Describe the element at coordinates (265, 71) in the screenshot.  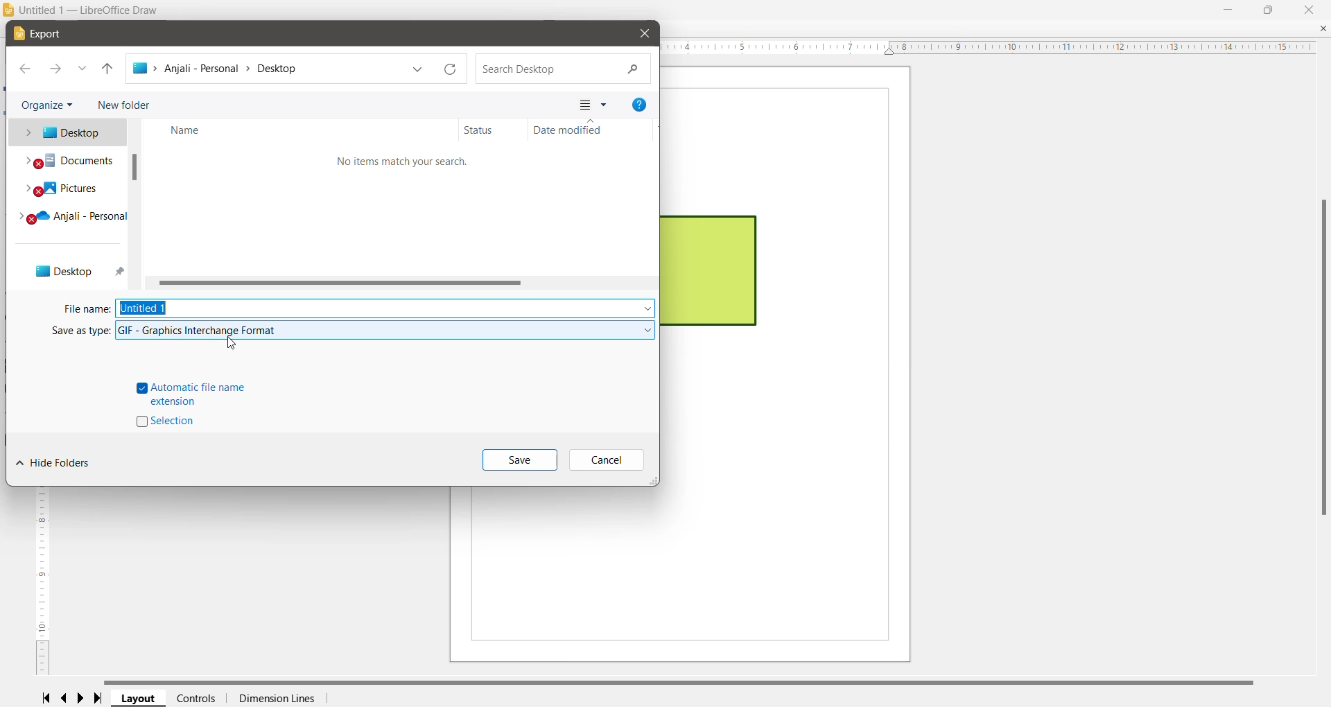
I see `Current Location` at that location.